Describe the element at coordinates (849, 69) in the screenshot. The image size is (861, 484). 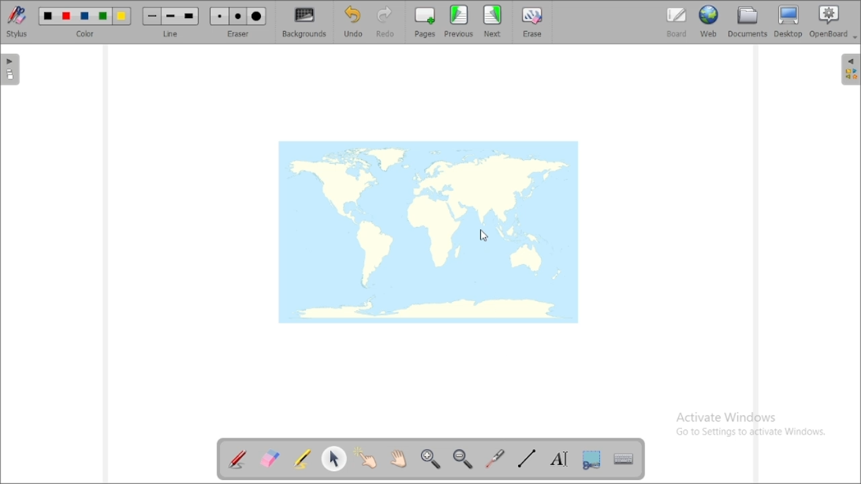
I see `sidebar settings` at that location.